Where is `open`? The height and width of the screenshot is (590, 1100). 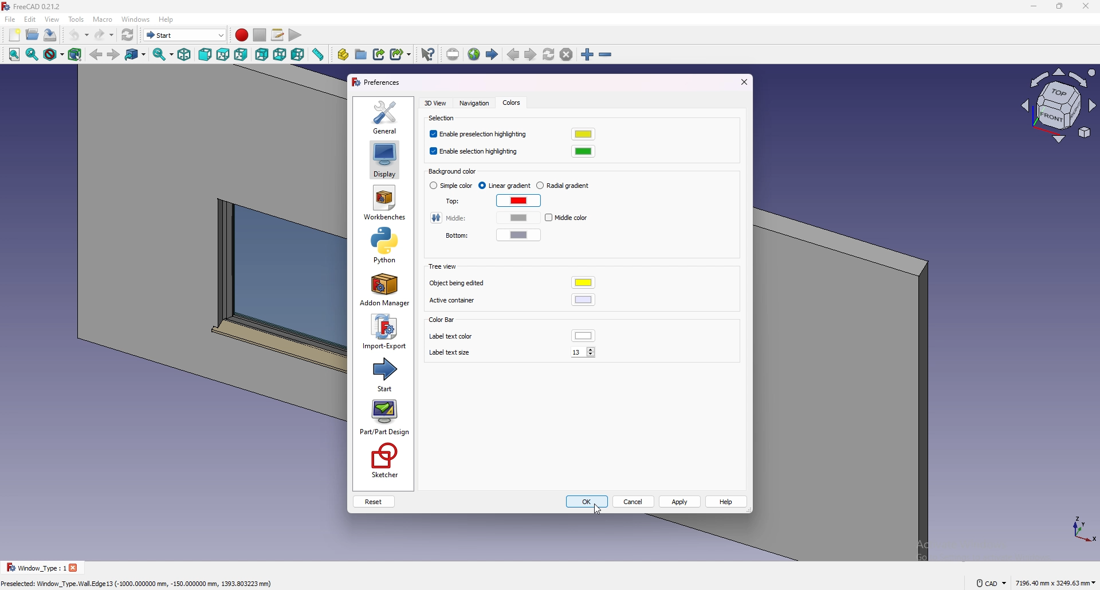
open is located at coordinates (33, 34).